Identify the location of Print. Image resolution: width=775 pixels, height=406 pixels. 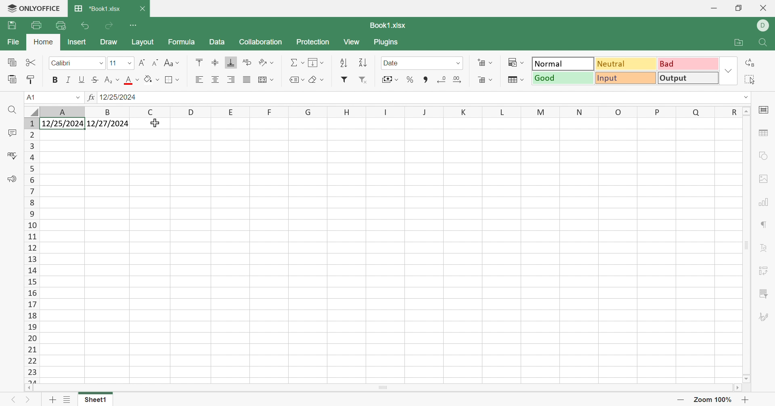
(11, 25).